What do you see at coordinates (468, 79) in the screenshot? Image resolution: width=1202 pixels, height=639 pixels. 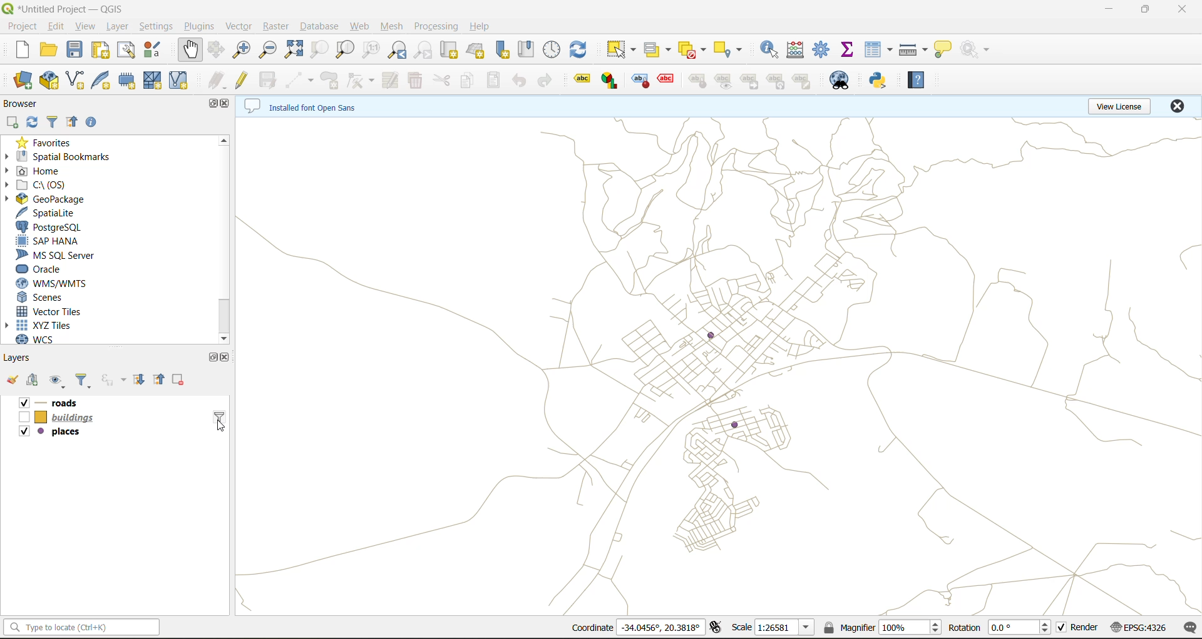 I see `copy` at bounding box center [468, 79].